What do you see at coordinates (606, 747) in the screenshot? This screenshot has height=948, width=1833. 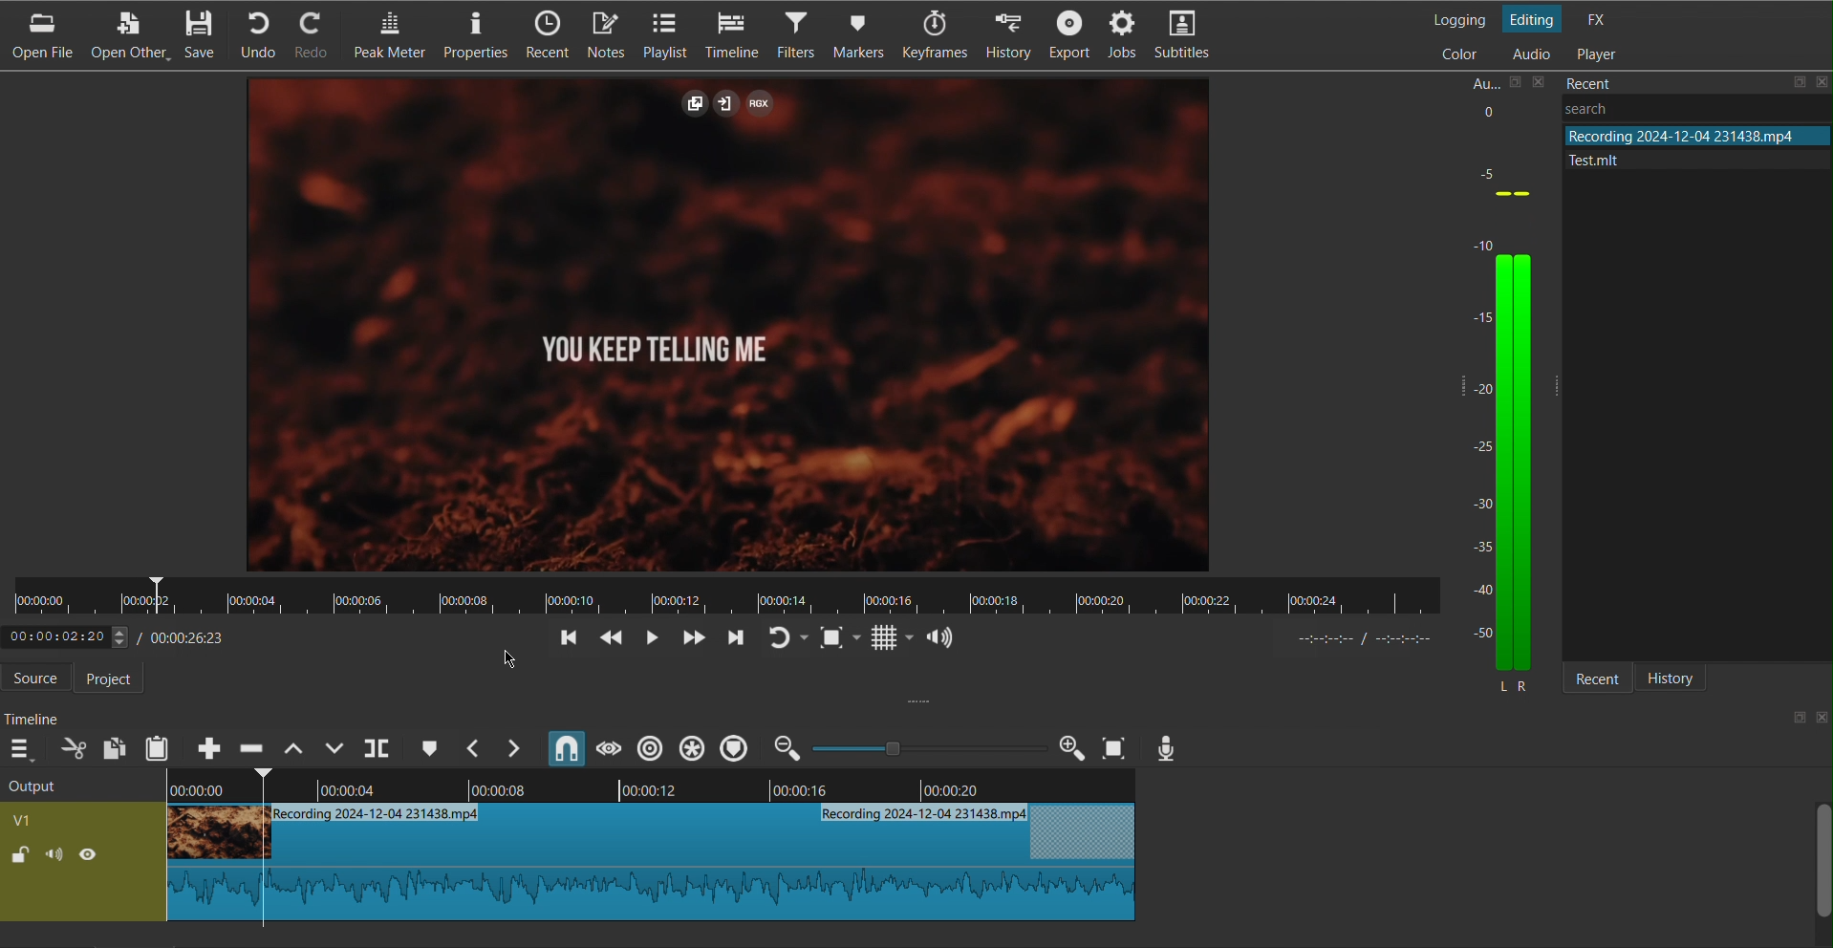 I see `Scrub While Dragging` at bounding box center [606, 747].